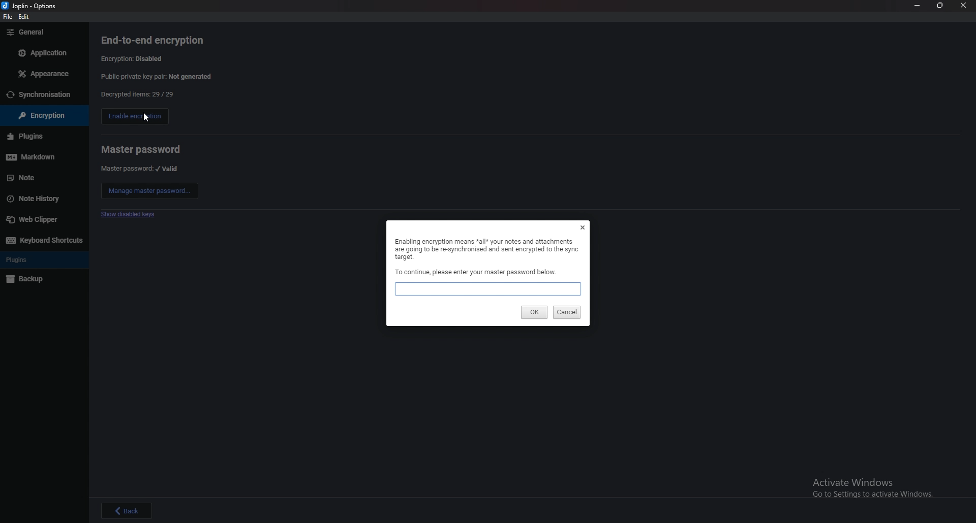 This screenshot has width=976, height=523. Describe the element at coordinates (566, 313) in the screenshot. I see `cancel` at that location.